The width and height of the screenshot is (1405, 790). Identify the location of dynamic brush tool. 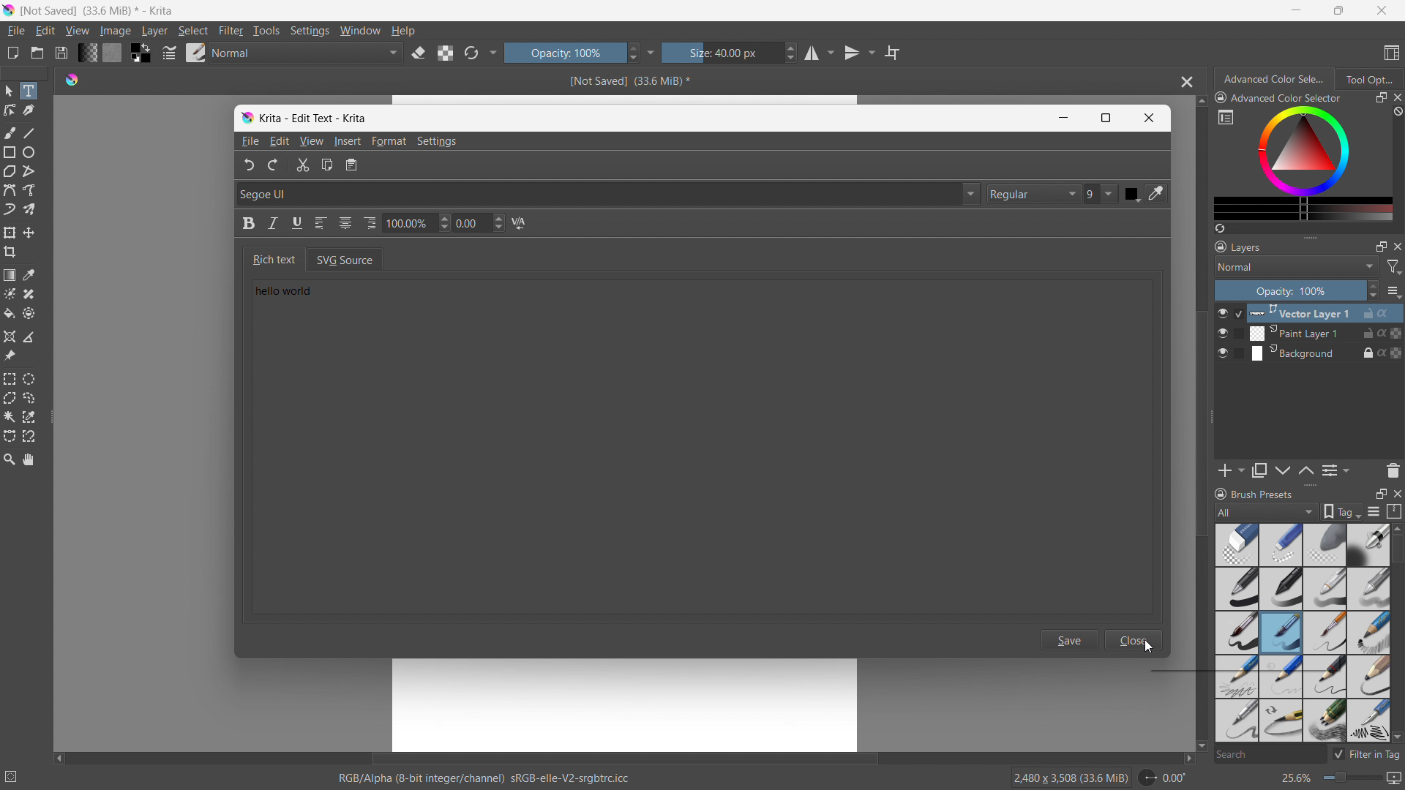
(10, 210).